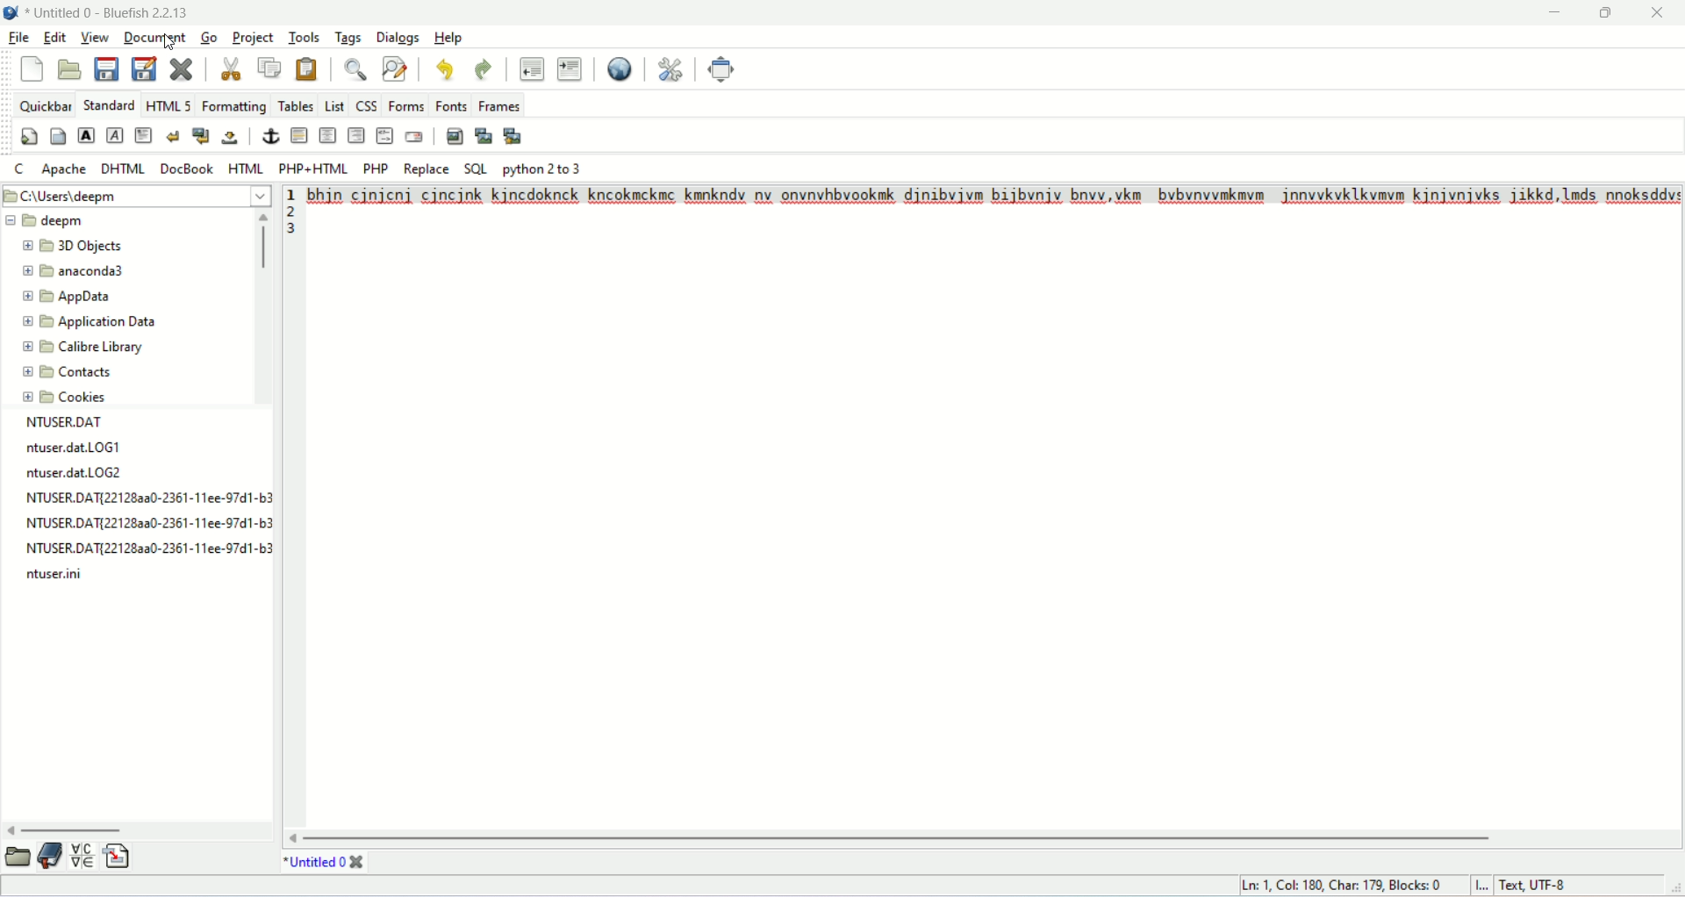 Image resolution: width=1685 pixels, height=897 pixels. What do you see at coordinates (226, 67) in the screenshot?
I see `cut` at bounding box center [226, 67].